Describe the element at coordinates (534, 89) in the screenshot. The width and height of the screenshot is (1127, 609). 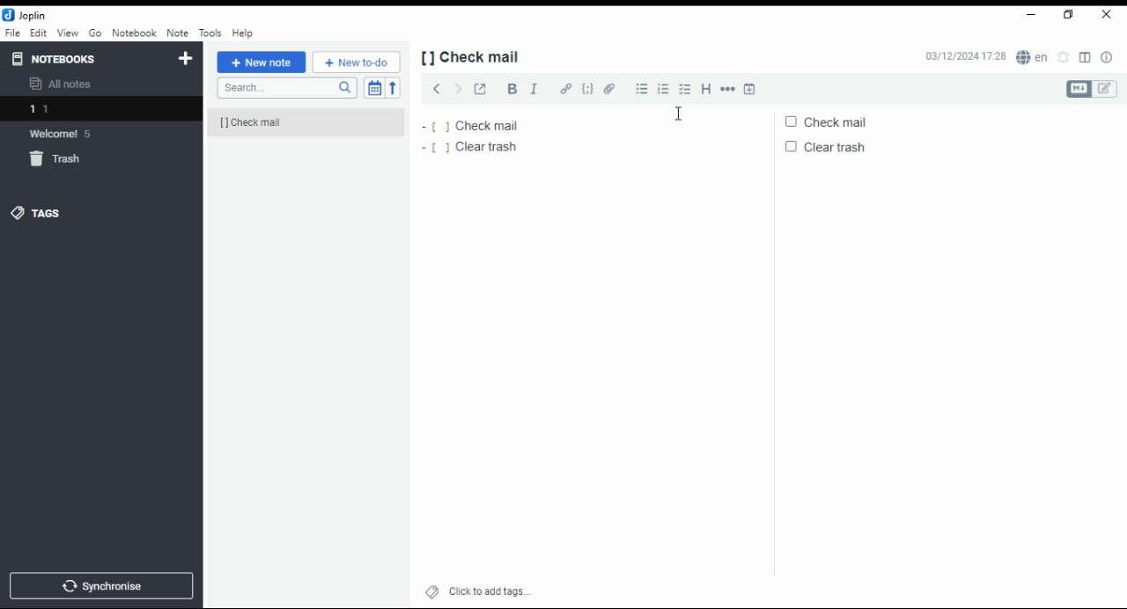
I see `italics` at that location.